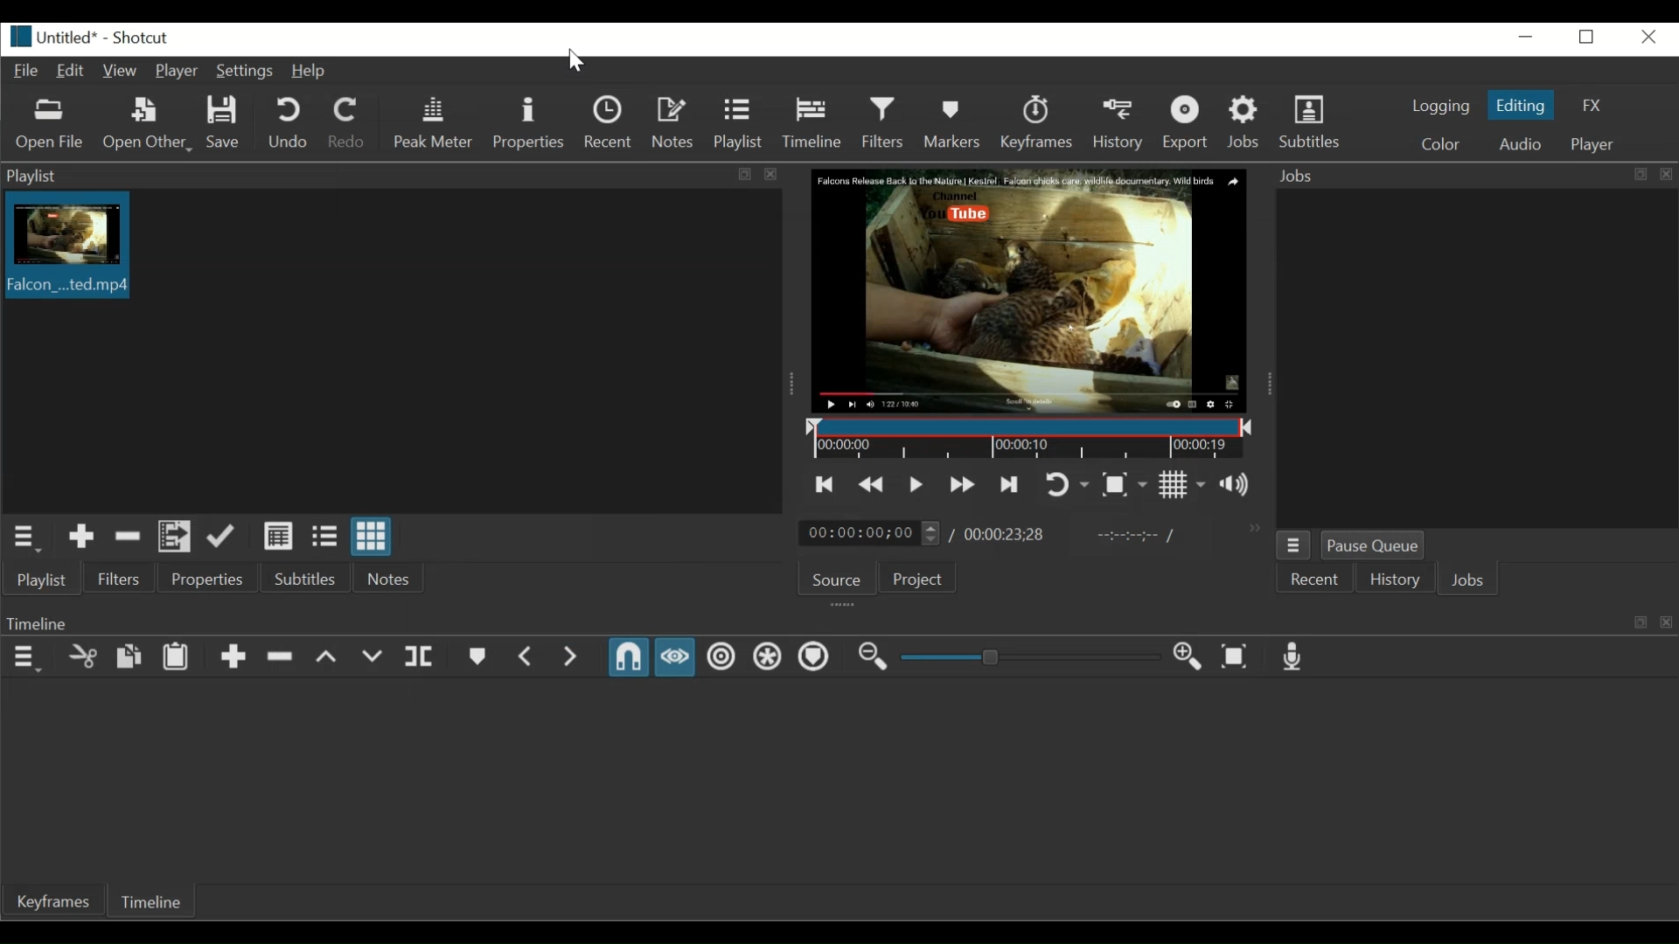 This screenshot has width=1679, height=944. What do you see at coordinates (961, 485) in the screenshot?
I see `Play quickly forward` at bounding box center [961, 485].